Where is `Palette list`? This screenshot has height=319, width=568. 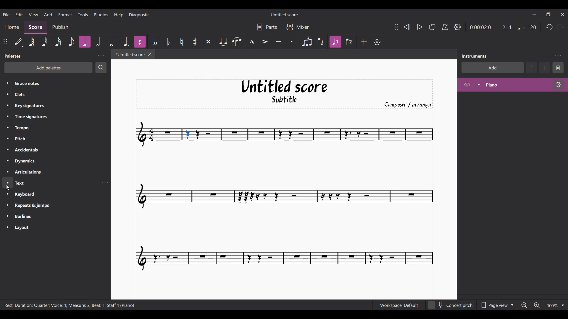
Palette list is located at coordinates (54, 156).